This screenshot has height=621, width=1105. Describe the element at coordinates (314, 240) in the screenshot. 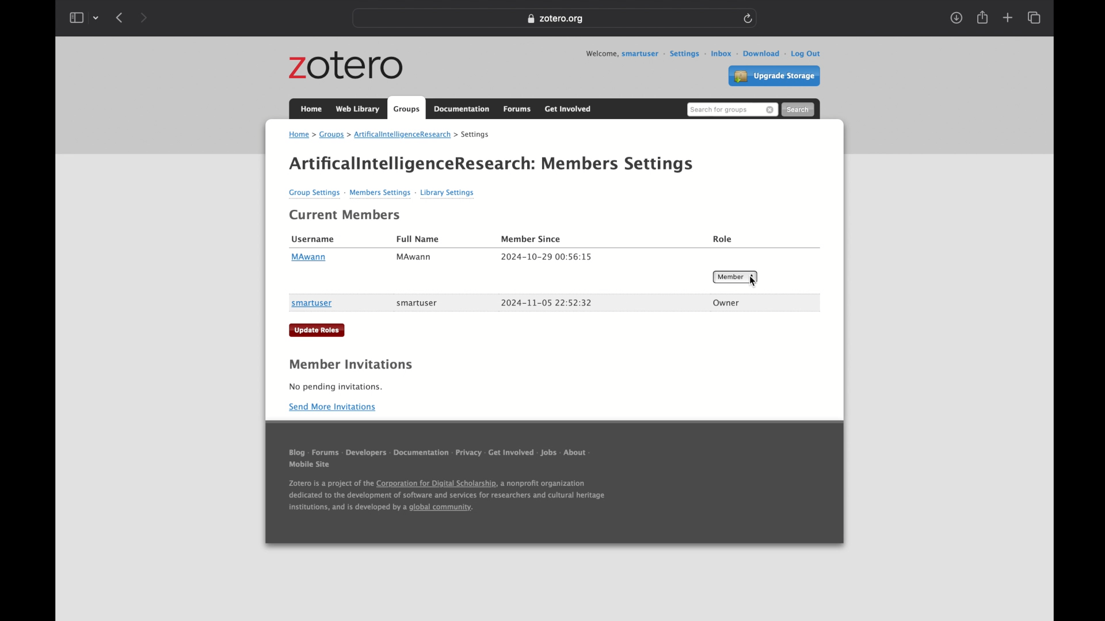

I see `username` at that location.